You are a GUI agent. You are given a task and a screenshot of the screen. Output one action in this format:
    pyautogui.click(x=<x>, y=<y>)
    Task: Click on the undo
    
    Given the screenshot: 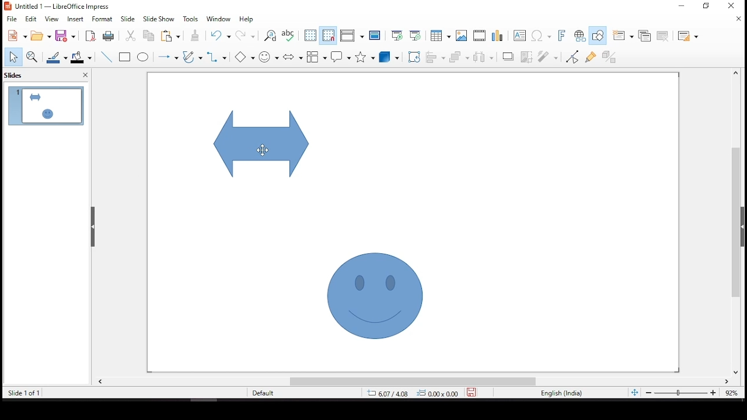 What is the action you would take?
    pyautogui.click(x=221, y=36)
    